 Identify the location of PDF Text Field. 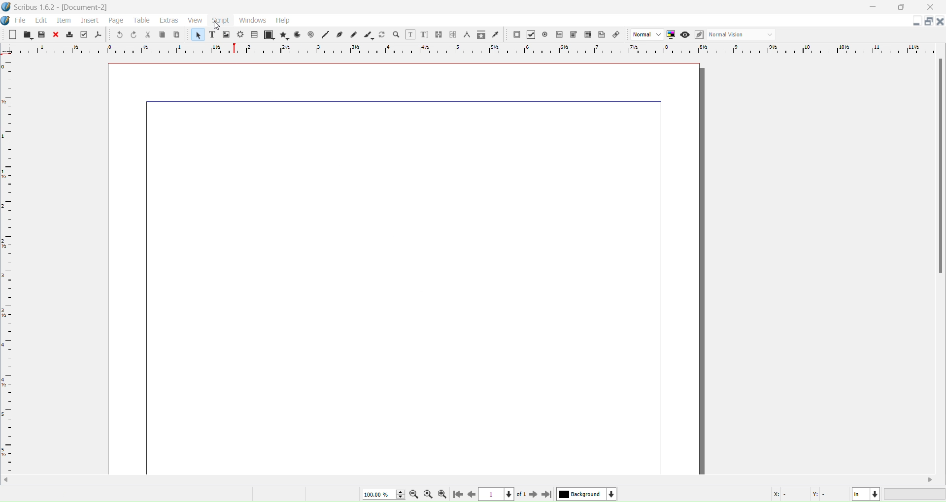
(559, 35).